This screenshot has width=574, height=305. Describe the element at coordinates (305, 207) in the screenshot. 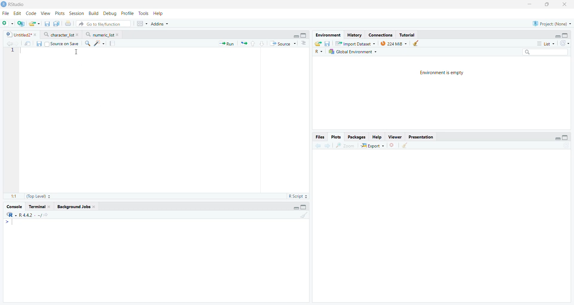

I see `Full Height` at that location.